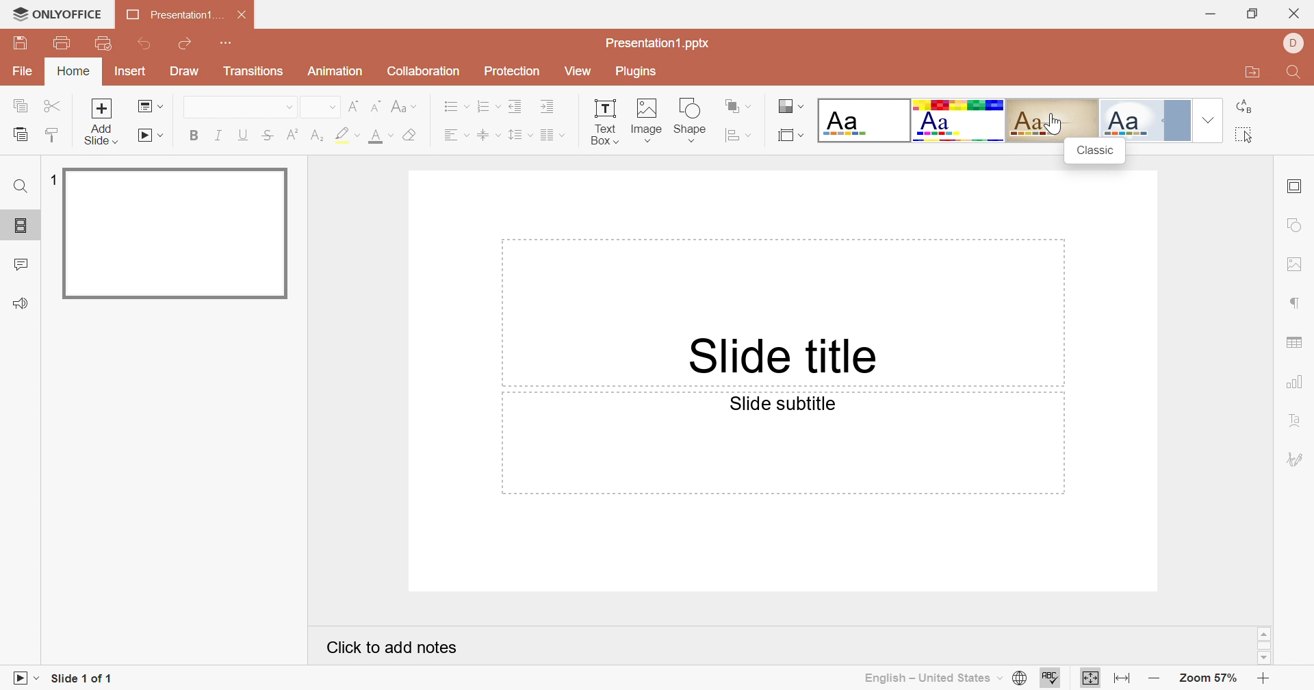 The height and width of the screenshot is (690, 1314). Describe the element at coordinates (1297, 43) in the screenshot. I see `DELL` at that location.